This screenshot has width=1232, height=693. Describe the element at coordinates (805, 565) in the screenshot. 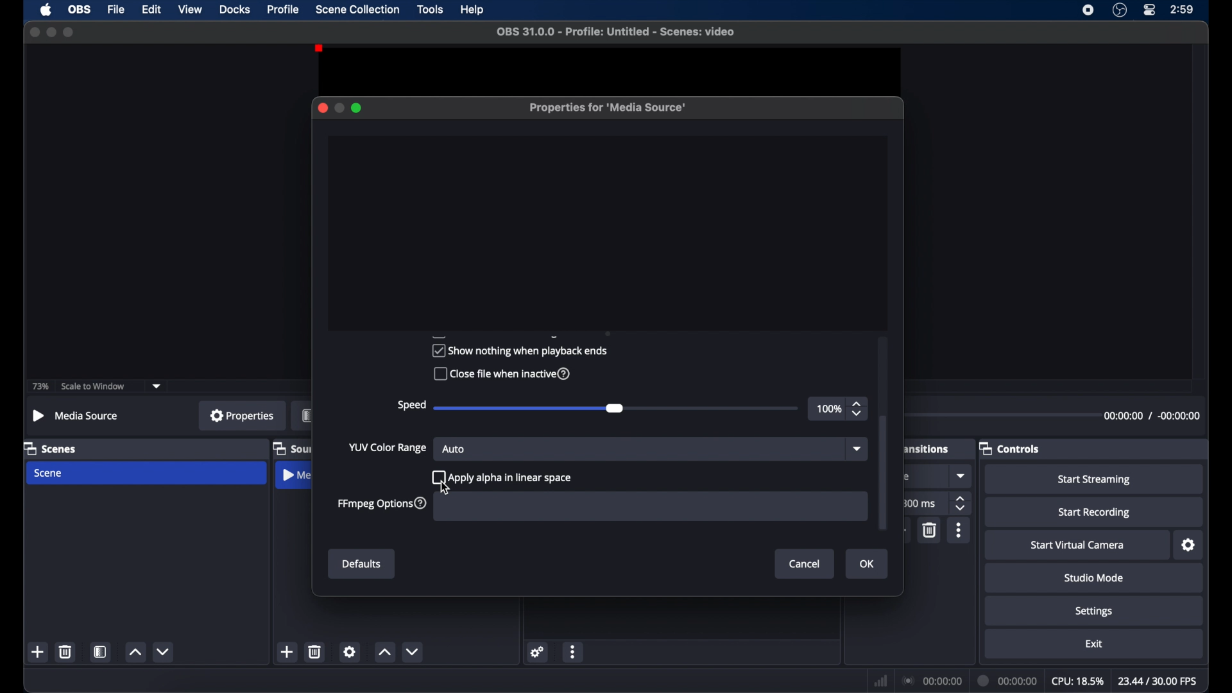

I see `cancel` at that location.